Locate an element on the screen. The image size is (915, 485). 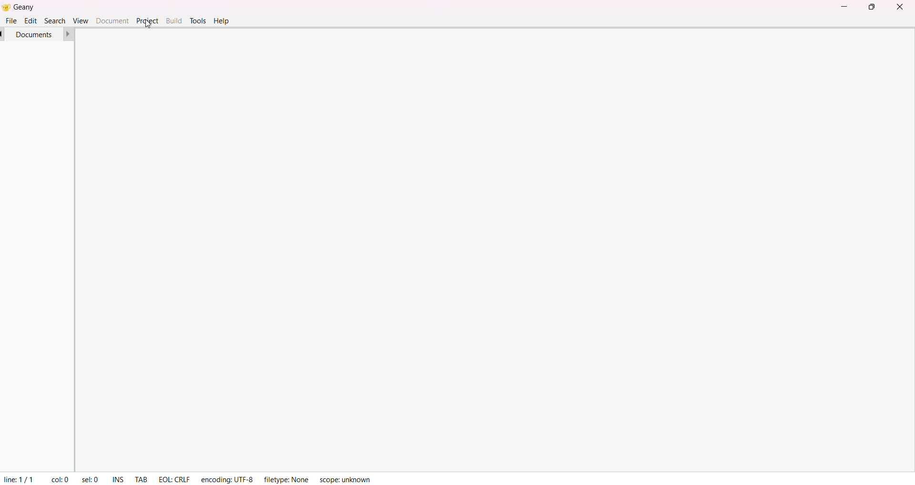
sel: 0 is located at coordinates (90, 478).